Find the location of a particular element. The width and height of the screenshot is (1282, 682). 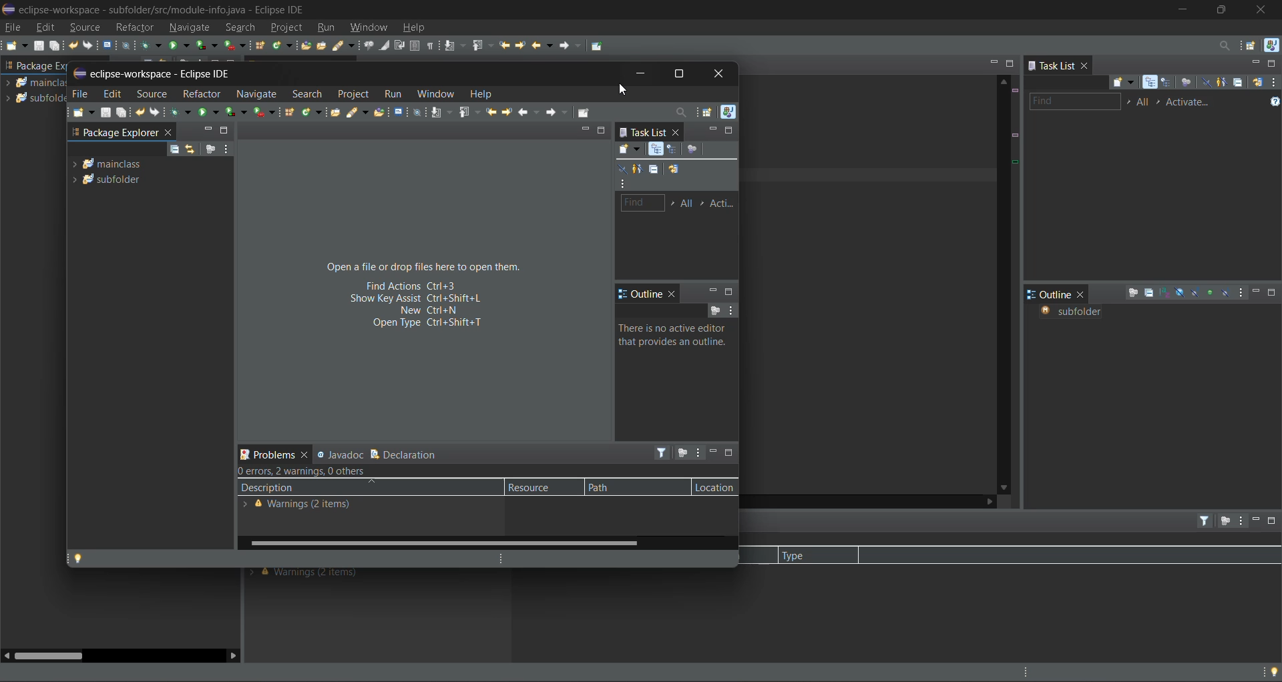

focus on workweek is located at coordinates (1189, 83).